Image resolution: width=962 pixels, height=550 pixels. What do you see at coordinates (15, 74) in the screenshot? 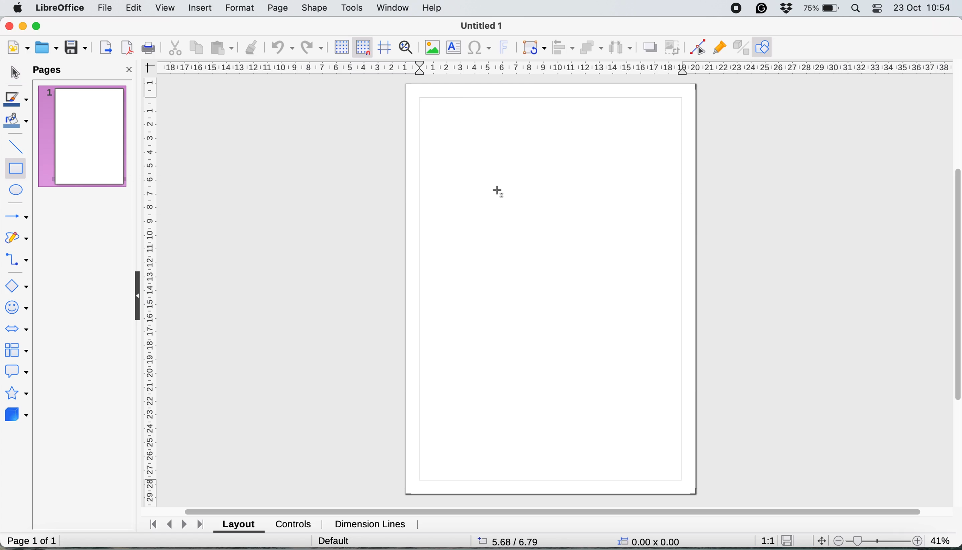
I see `selection tool` at bounding box center [15, 74].